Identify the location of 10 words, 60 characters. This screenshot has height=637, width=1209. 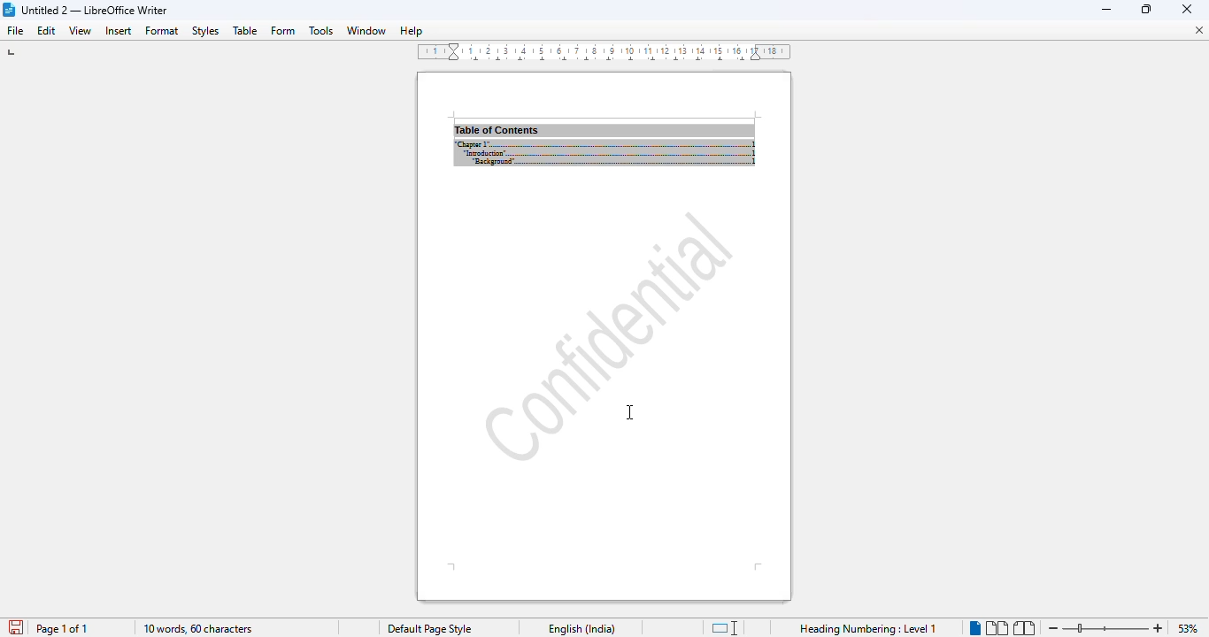
(198, 629).